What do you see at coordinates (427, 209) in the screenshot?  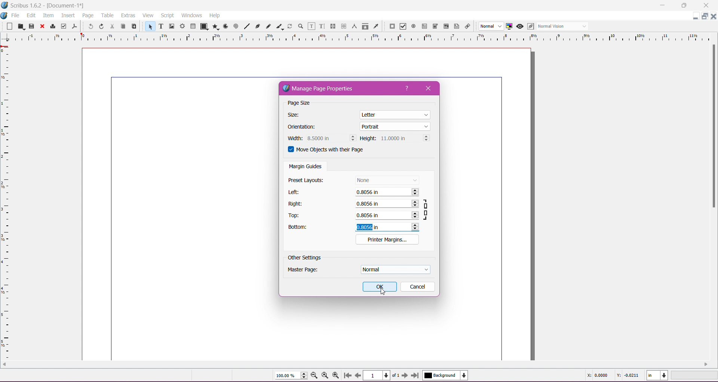 I see `Ensure all margins have same value` at bounding box center [427, 209].